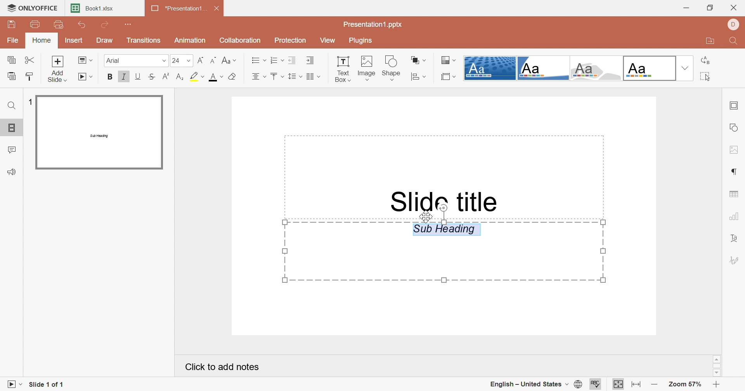 This screenshot has height=391, width=745. What do you see at coordinates (686, 384) in the screenshot?
I see `Zoom 57%` at bounding box center [686, 384].